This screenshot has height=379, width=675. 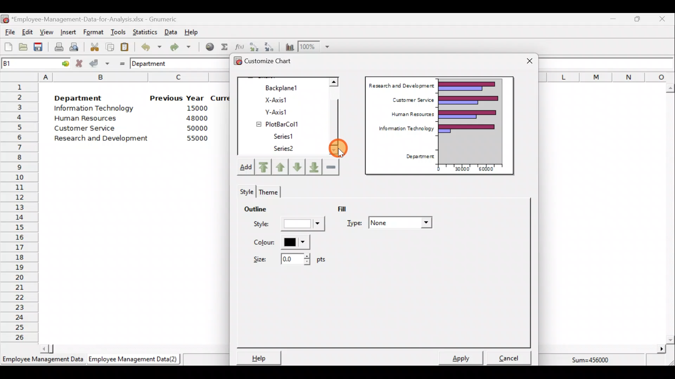 I want to click on Redo undone action, so click(x=179, y=47).